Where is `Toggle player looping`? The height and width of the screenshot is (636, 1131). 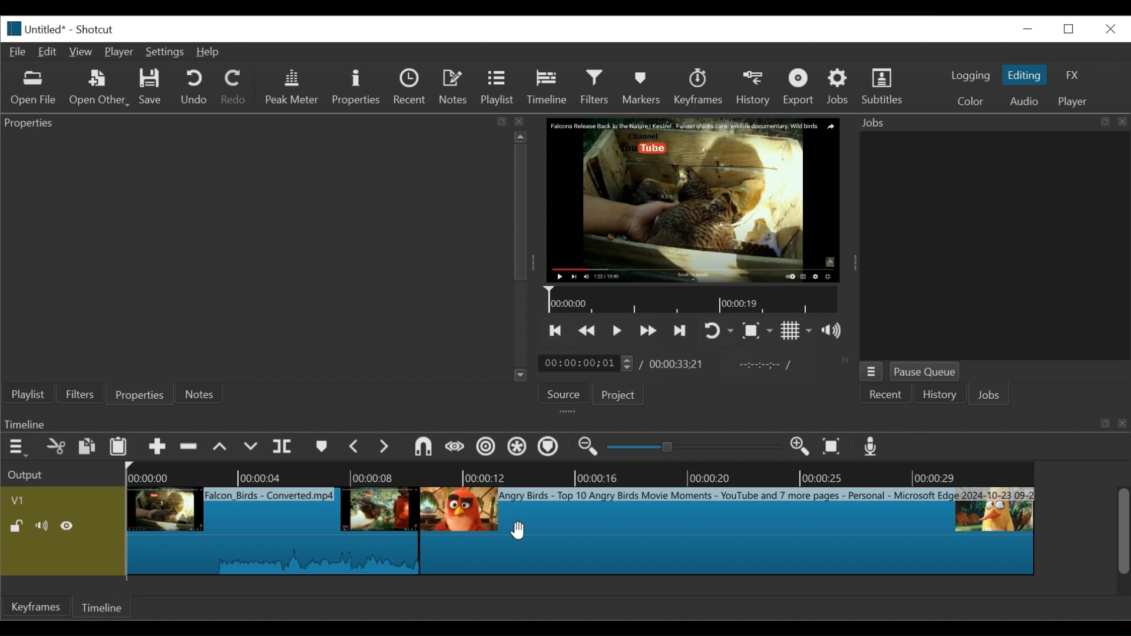
Toggle player looping is located at coordinates (719, 331).